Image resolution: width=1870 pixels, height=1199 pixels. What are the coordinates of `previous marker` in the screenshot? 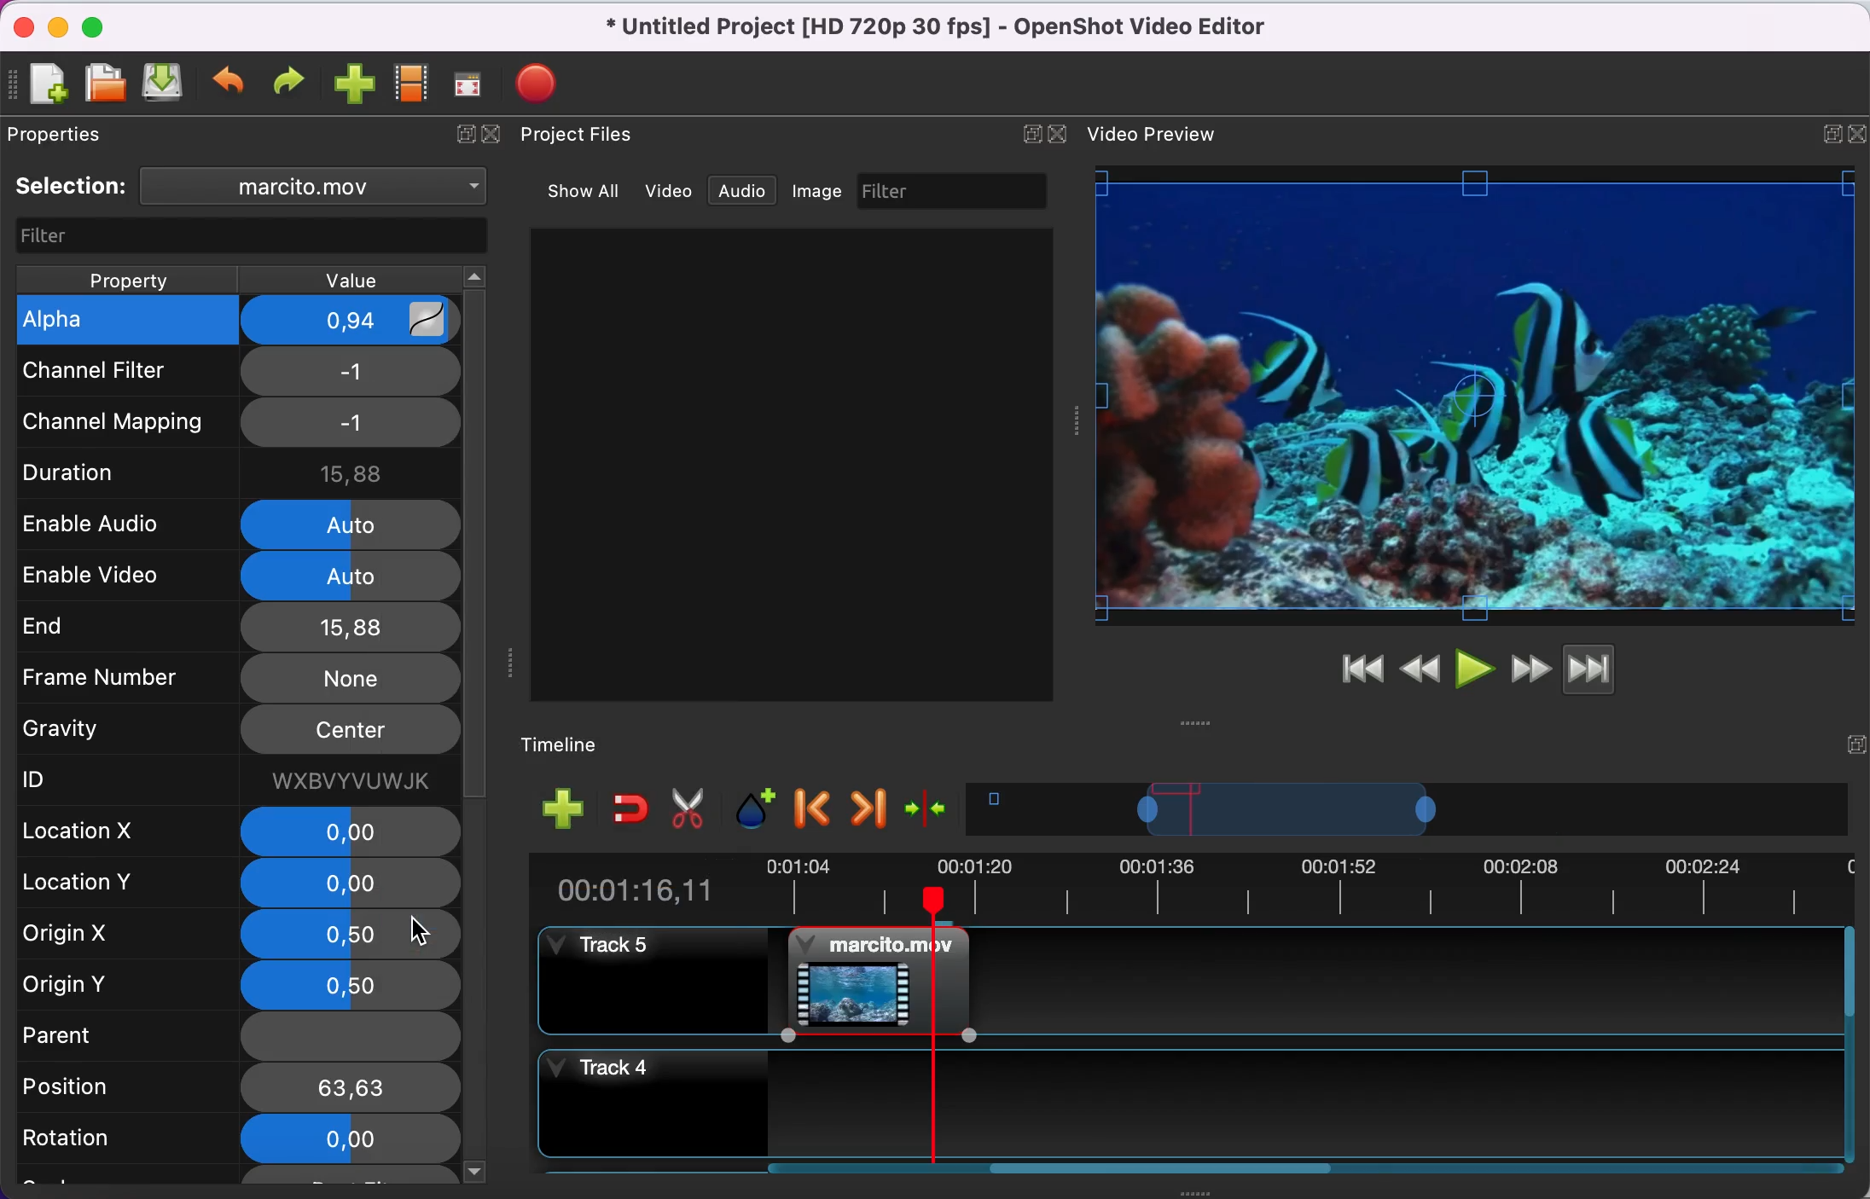 It's located at (814, 811).